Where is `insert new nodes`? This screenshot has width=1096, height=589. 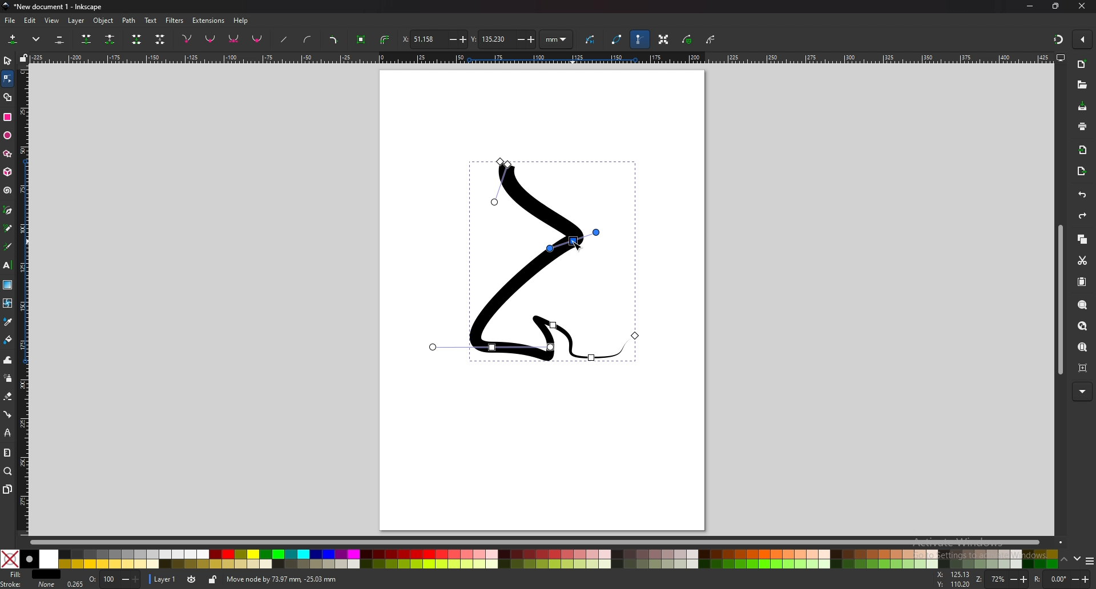
insert new nodes is located at coordinates (13, 39).